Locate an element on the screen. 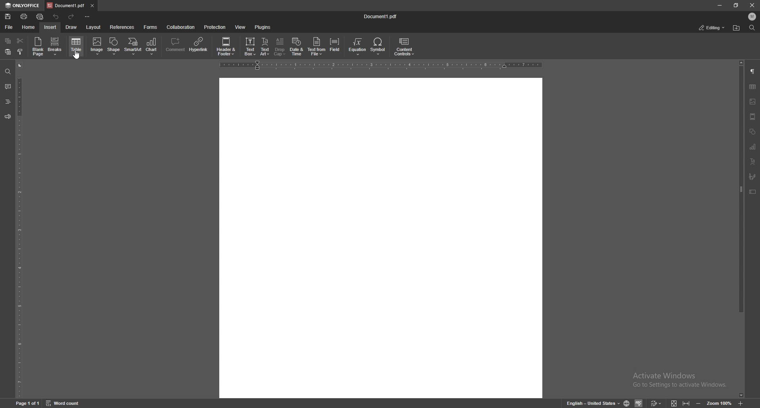  find location is located at coordinates (737, 28).